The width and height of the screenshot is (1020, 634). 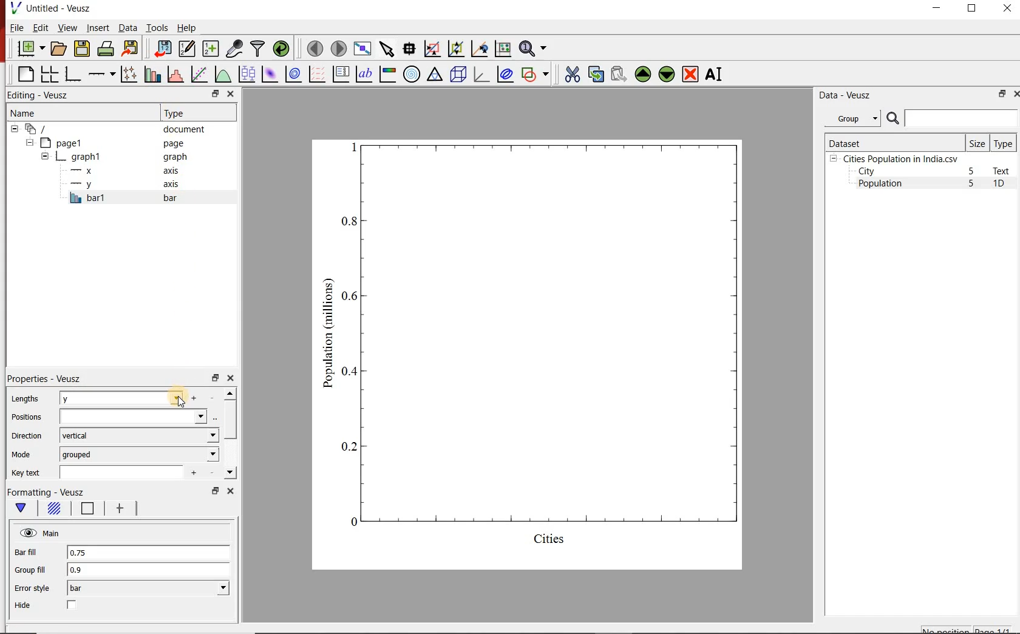 What do you see at coordinates (156, 27) in the screenshot?
I see `Tools` at bounding box center [156, 27].